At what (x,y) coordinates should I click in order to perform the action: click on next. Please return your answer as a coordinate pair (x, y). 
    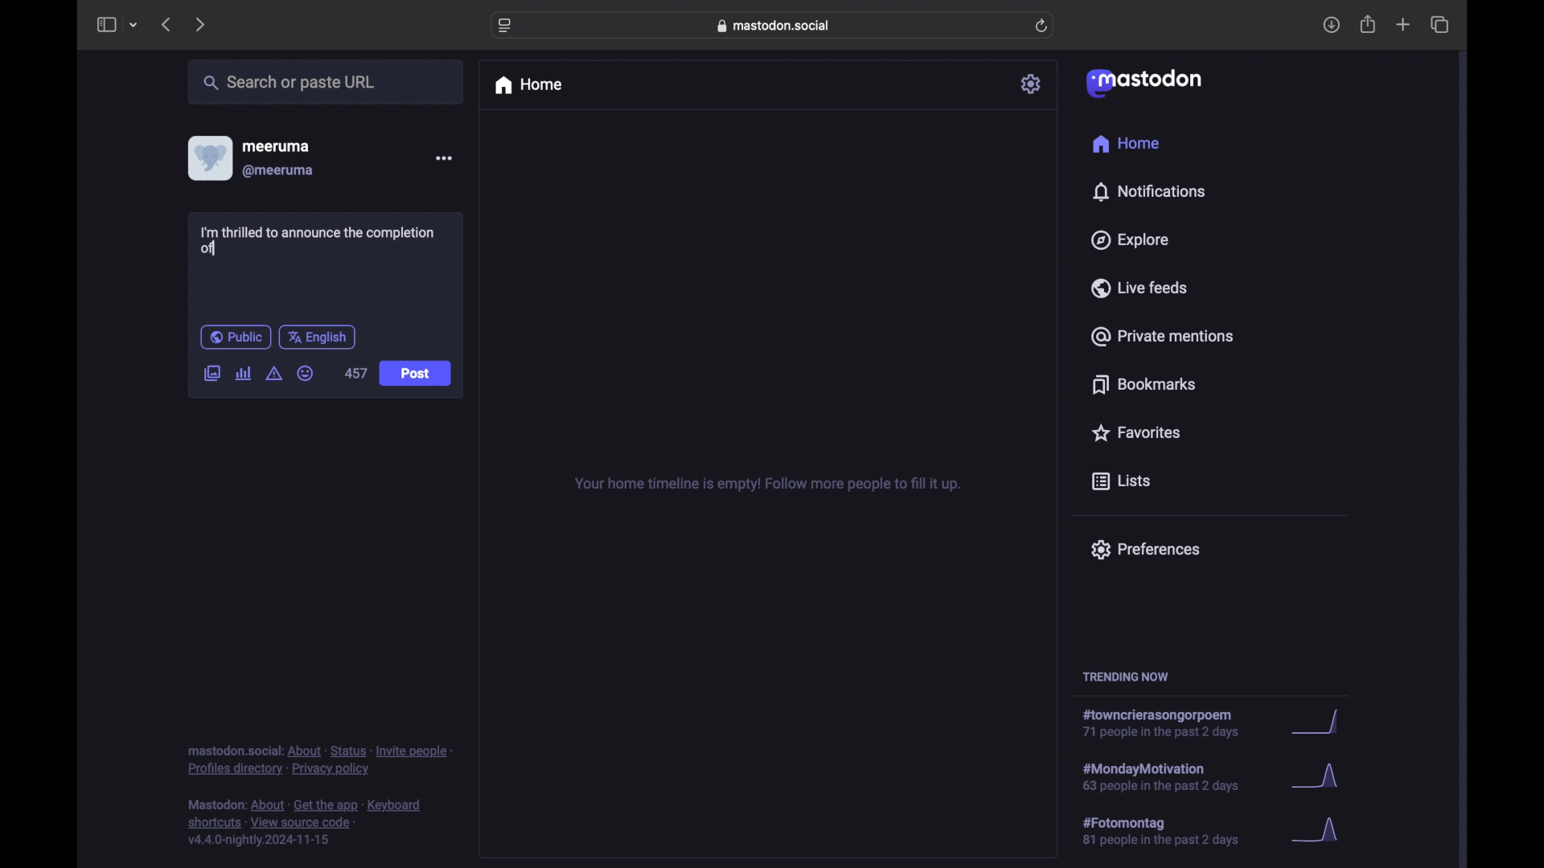
    Looking at the image, I should click on (199, 26).